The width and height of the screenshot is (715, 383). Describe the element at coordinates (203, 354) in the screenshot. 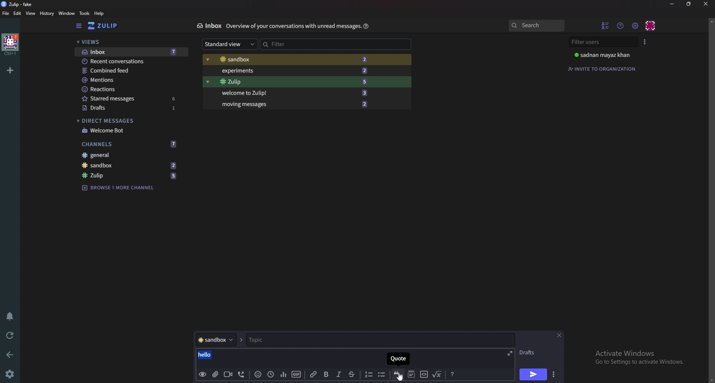

I see `hello` at that location.